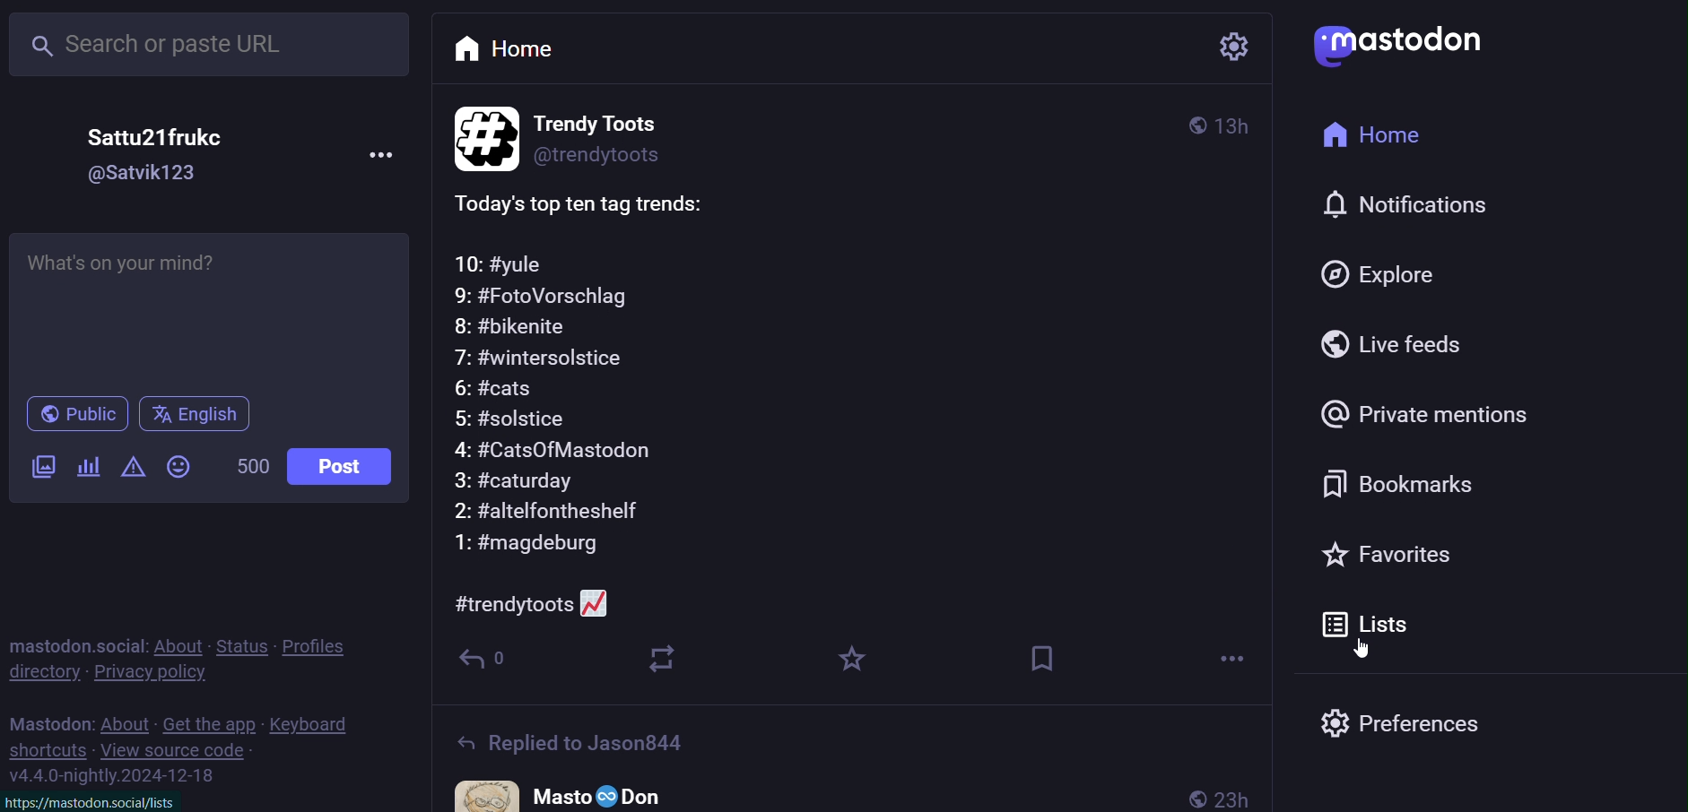 The image size is (1688, 812). I want to click on public, so click(1196, 795).